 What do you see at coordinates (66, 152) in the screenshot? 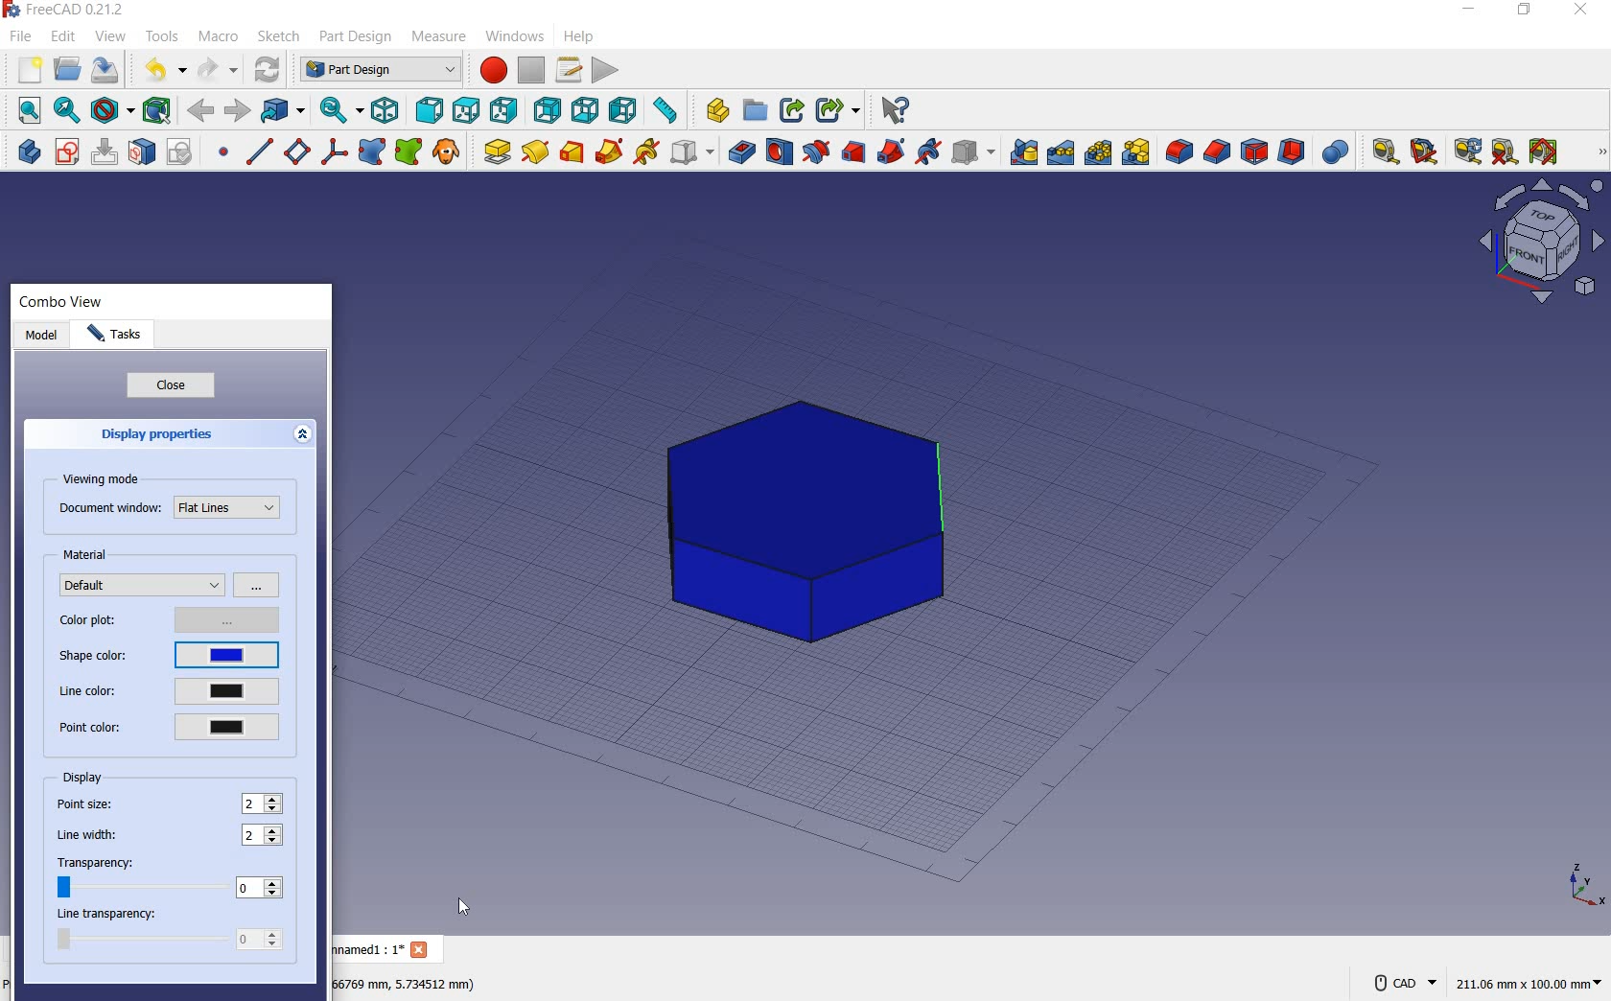
I see `create sketch` at bounding box center [66, 152].